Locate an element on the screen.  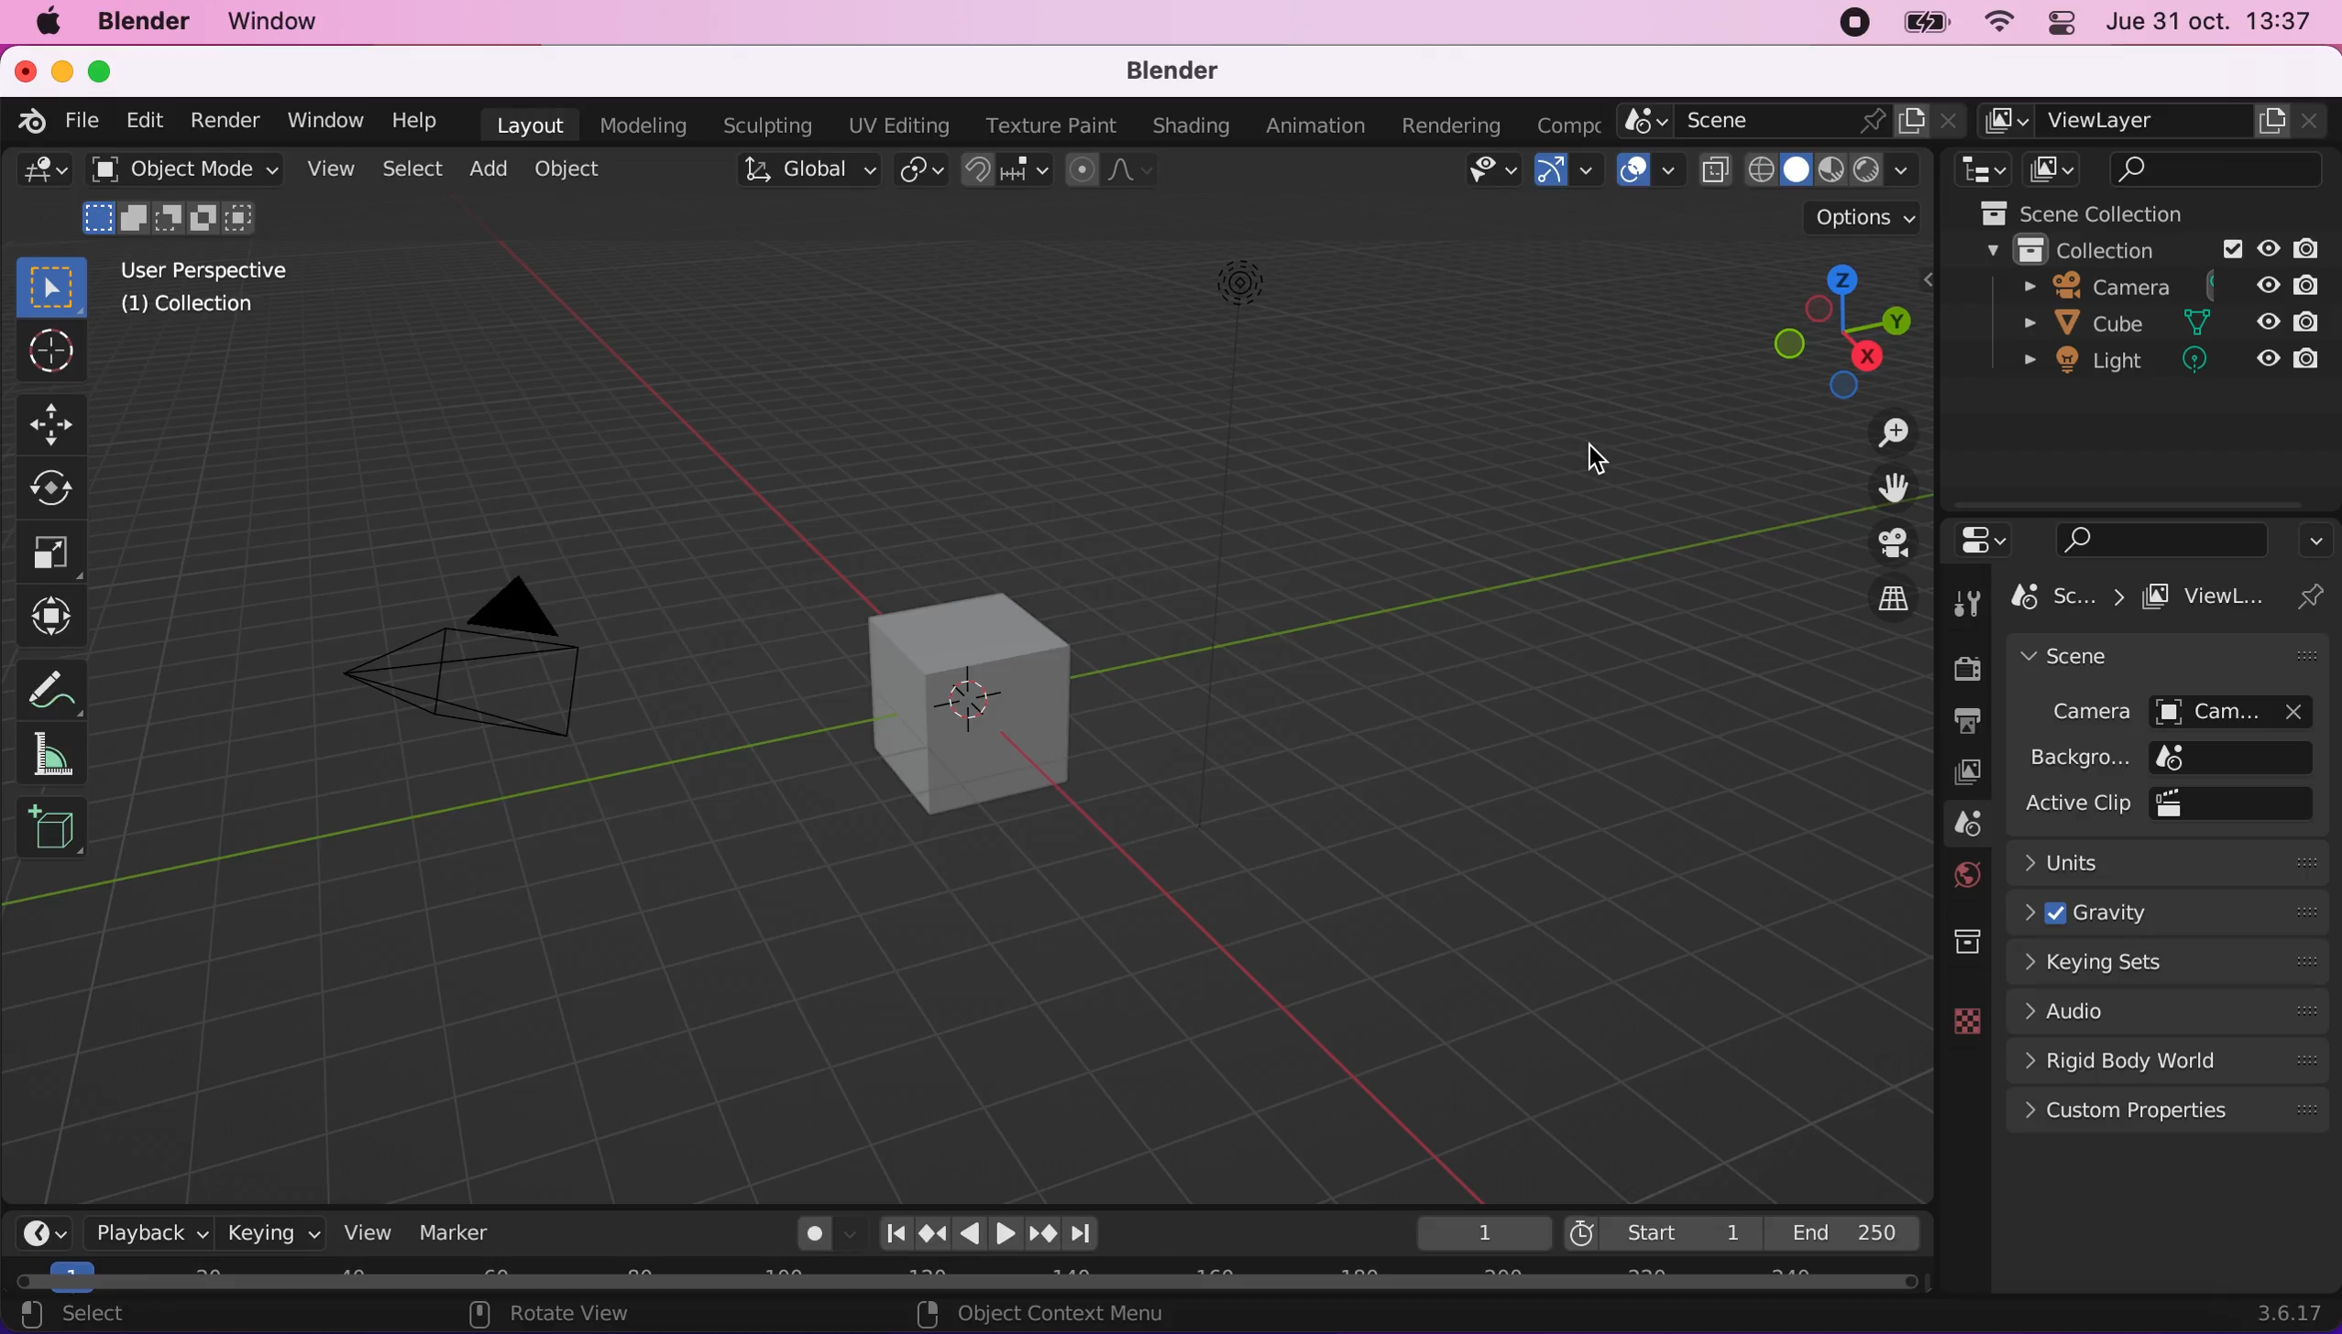
viewlayer is located at coordinates (2158, 122).